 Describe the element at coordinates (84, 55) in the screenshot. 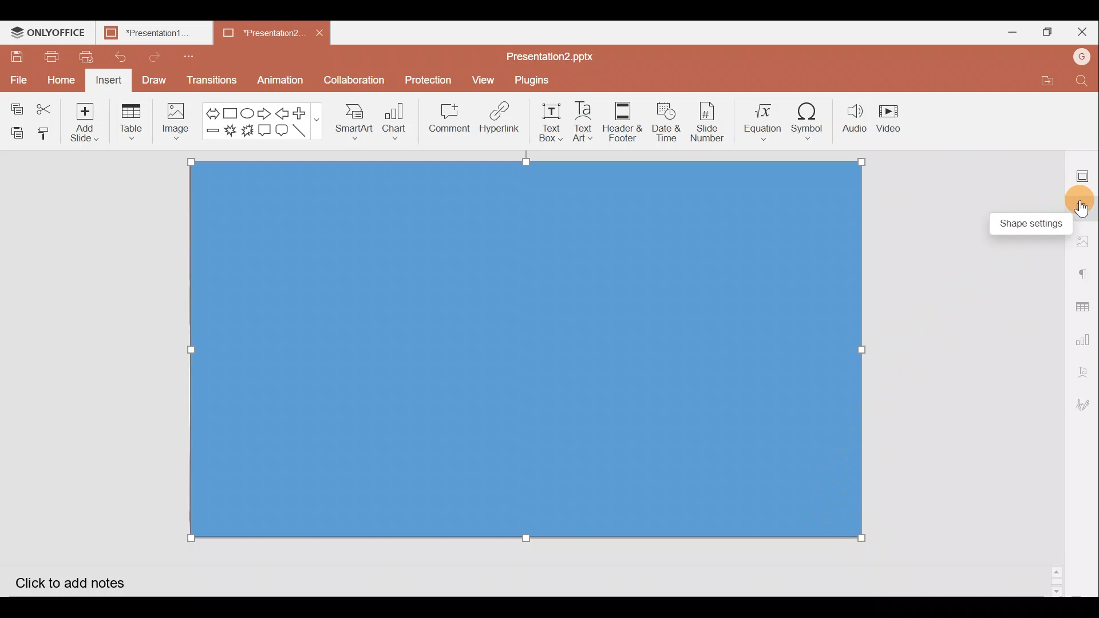

I see `Quick print` at that location.